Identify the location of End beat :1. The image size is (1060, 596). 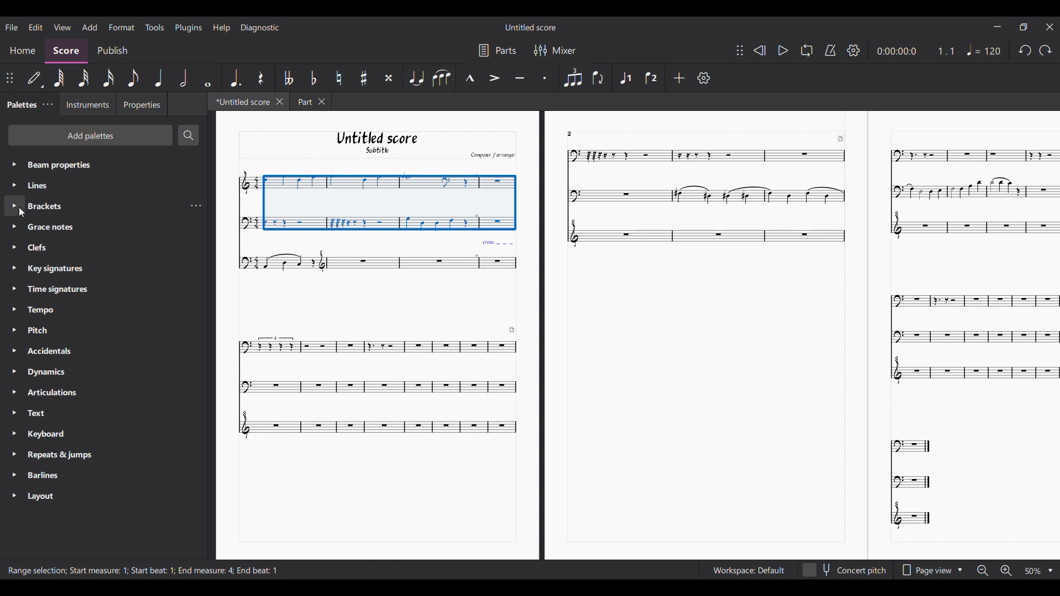
(258, 570).